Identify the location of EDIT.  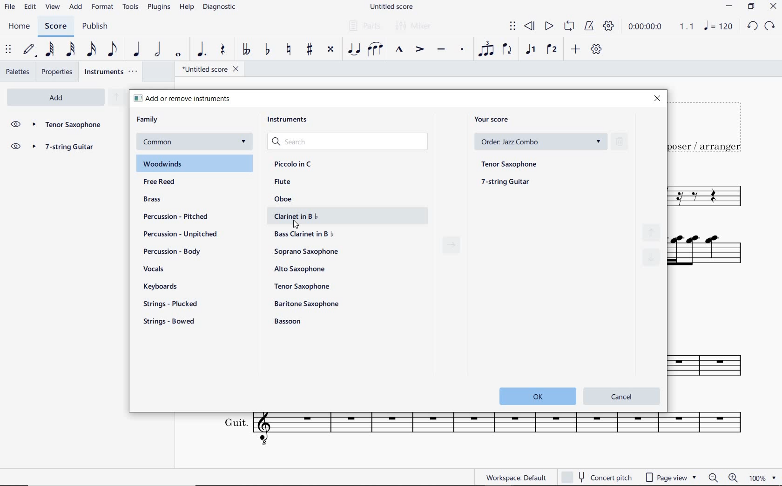
(30, 7).